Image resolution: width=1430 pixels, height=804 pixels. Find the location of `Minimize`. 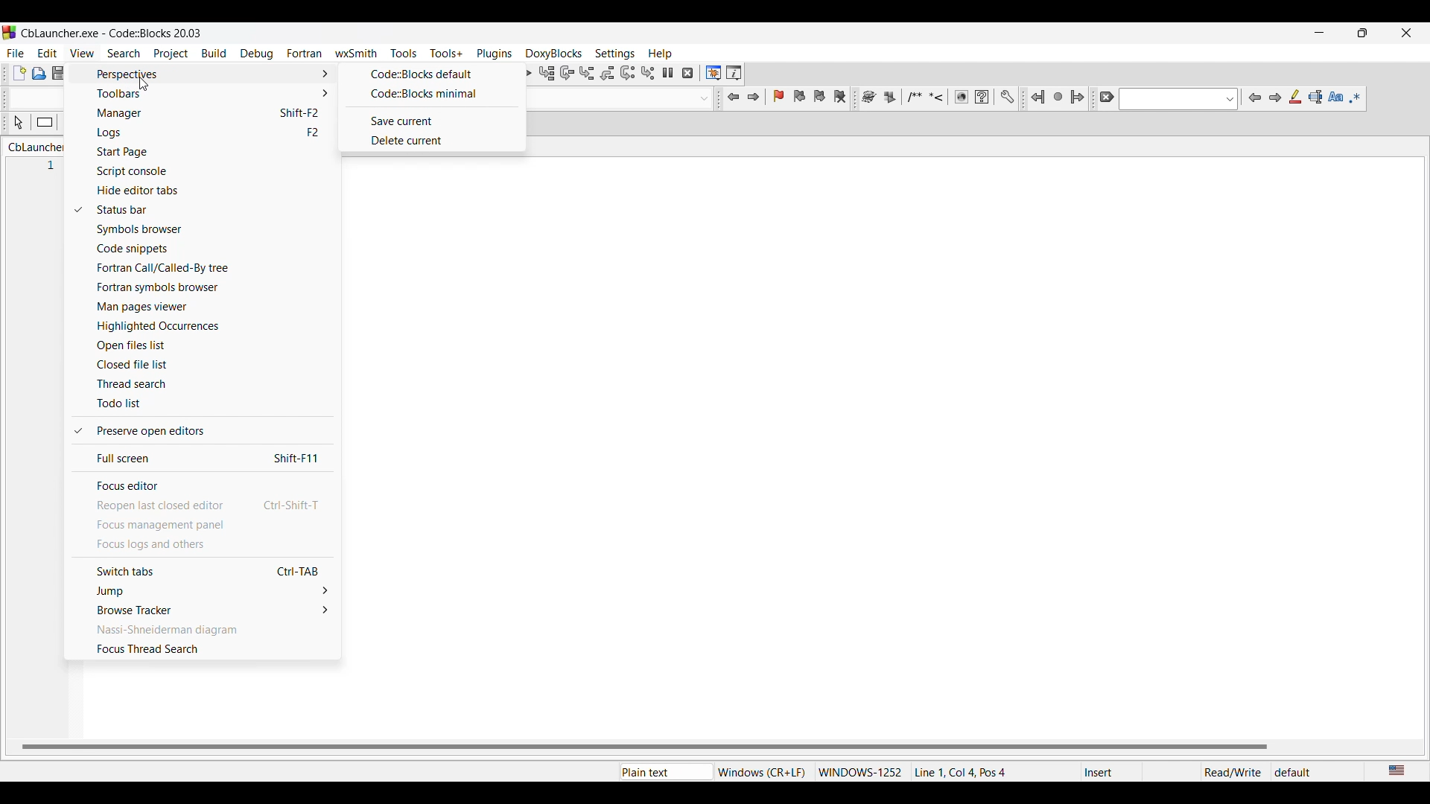

Minimize is located at coordinates (1319, 33).